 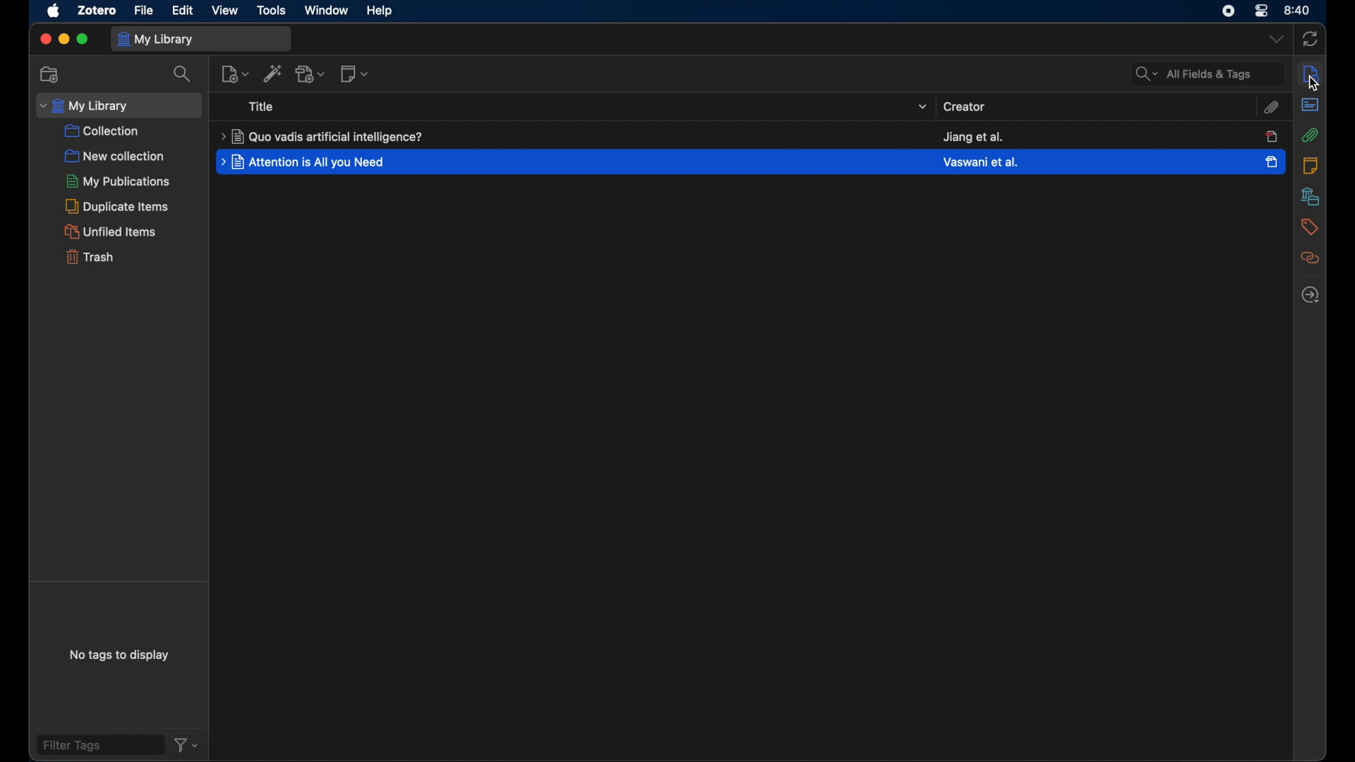 What do you see at coordinates (979, 164) in the screenshot?
I see `creator creator name` at bounding box center [979, 164].